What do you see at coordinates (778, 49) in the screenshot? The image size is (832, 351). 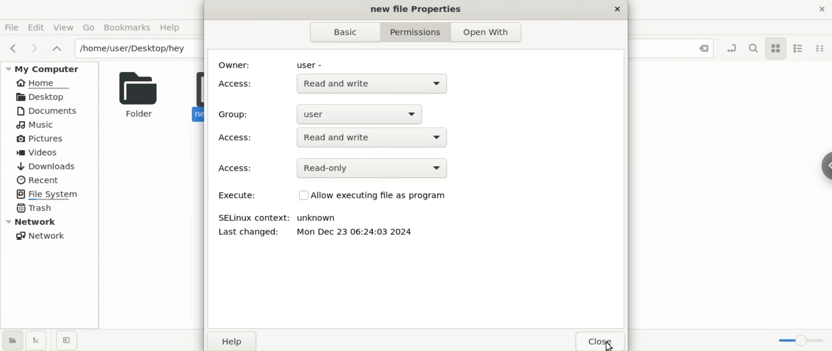 I see `icon view` at bounding box center [778, 49].